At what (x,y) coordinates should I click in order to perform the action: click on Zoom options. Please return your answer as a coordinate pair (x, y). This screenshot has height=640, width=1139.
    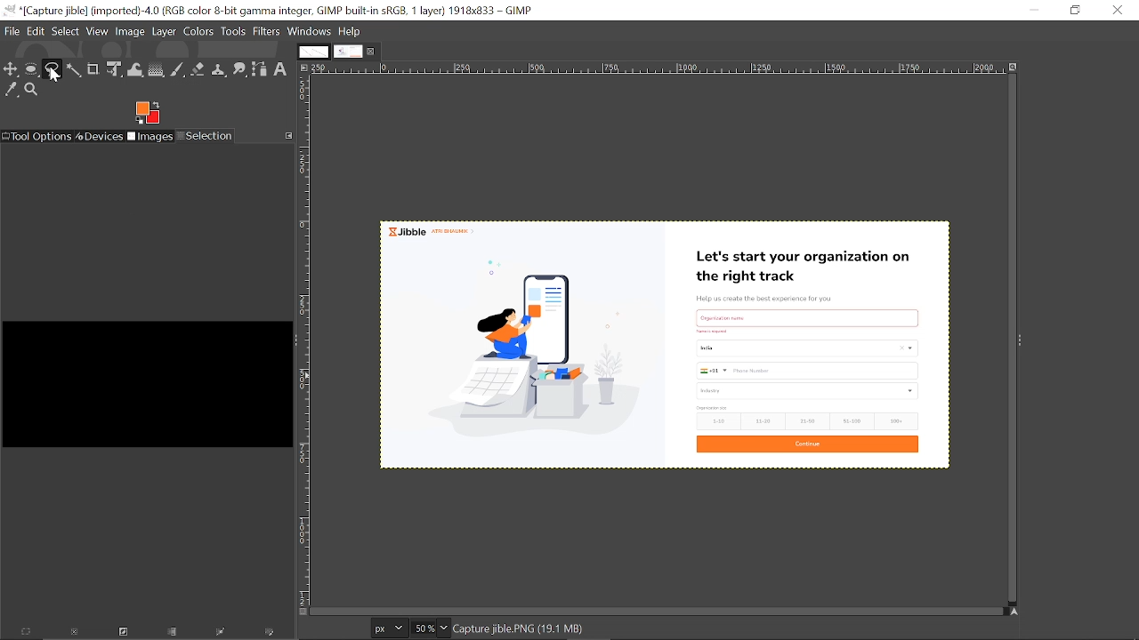
    Looking at the image, I should click on (444, 628).